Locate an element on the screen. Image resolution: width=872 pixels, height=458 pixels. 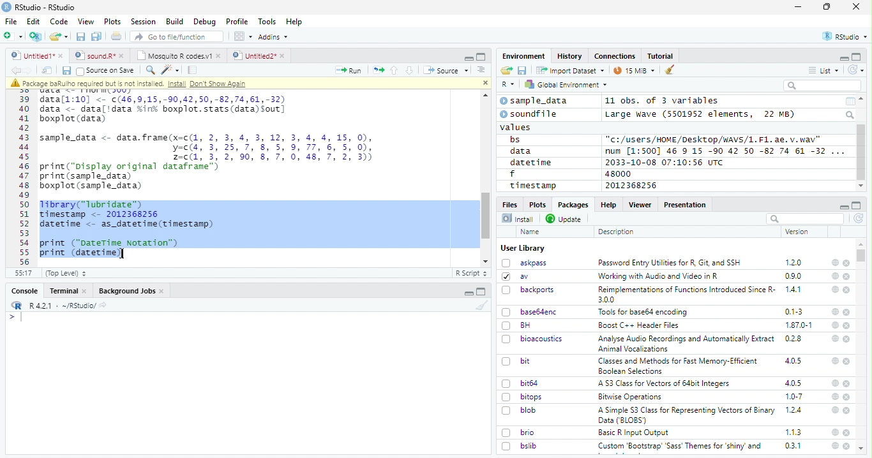
scroll down is located at coordinates (486, 262).